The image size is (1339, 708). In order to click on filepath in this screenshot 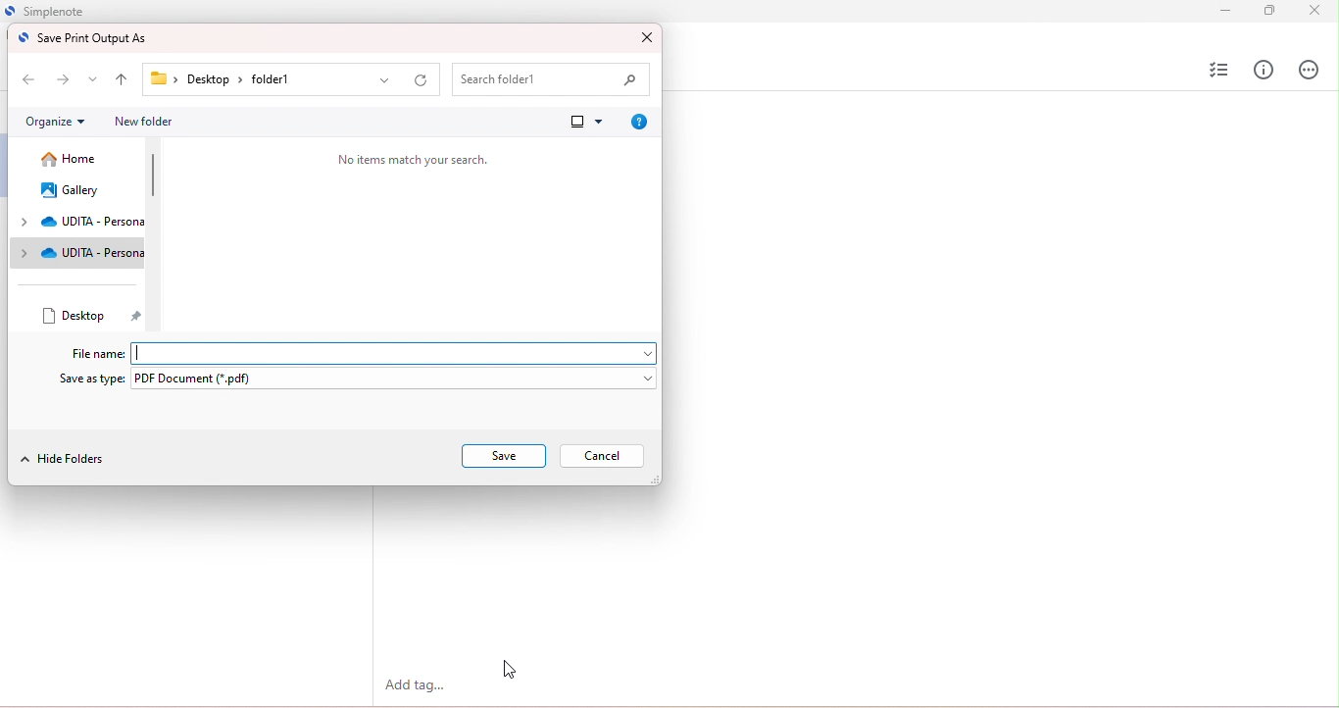, I will do `click(230, 80)`.